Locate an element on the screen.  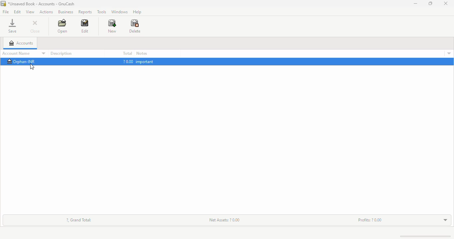
important is located at coordinates (145, 62).